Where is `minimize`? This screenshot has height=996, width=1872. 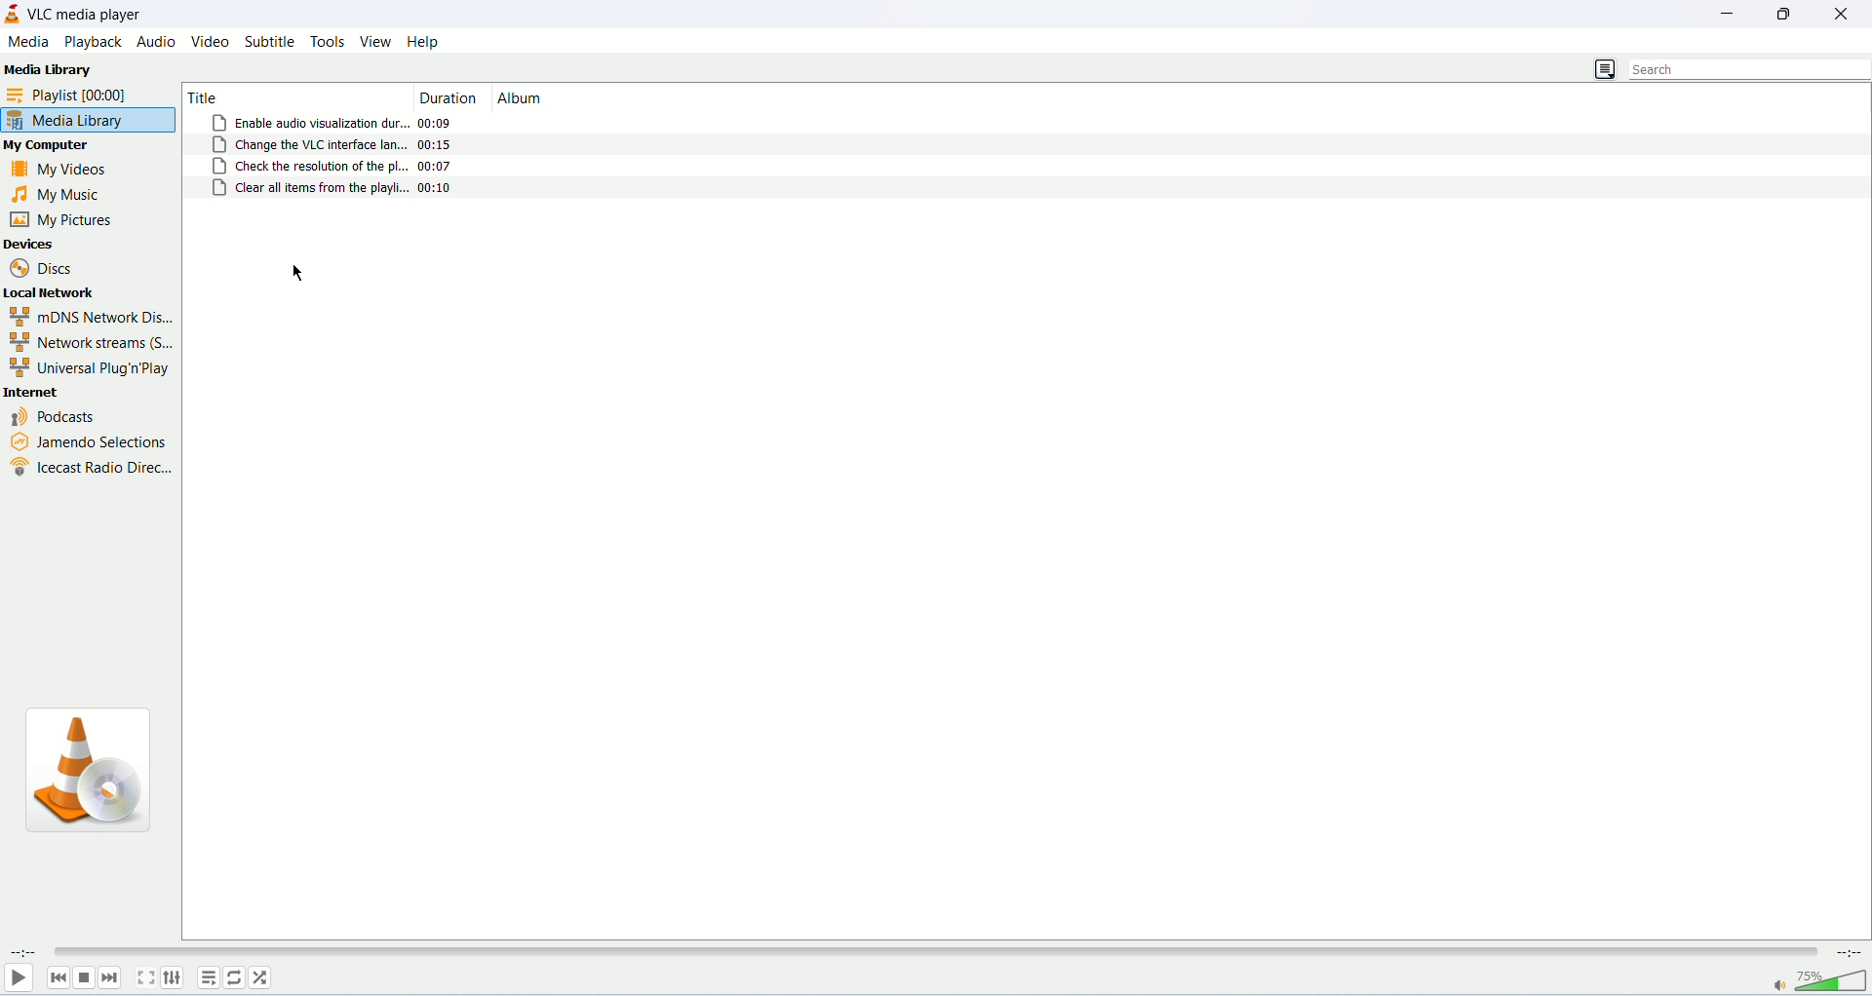 minimize is located at coordinates (1728, 16).